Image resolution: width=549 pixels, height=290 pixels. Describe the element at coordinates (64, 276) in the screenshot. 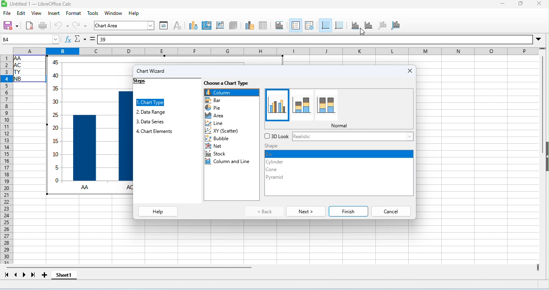

I see `shhet1` at that location.